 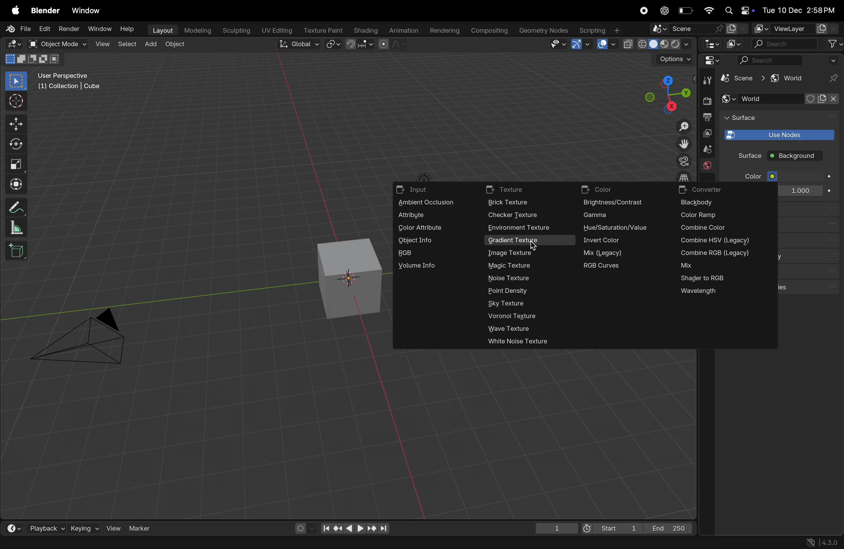 I want to click on Animation, so click(x=402, y=31).